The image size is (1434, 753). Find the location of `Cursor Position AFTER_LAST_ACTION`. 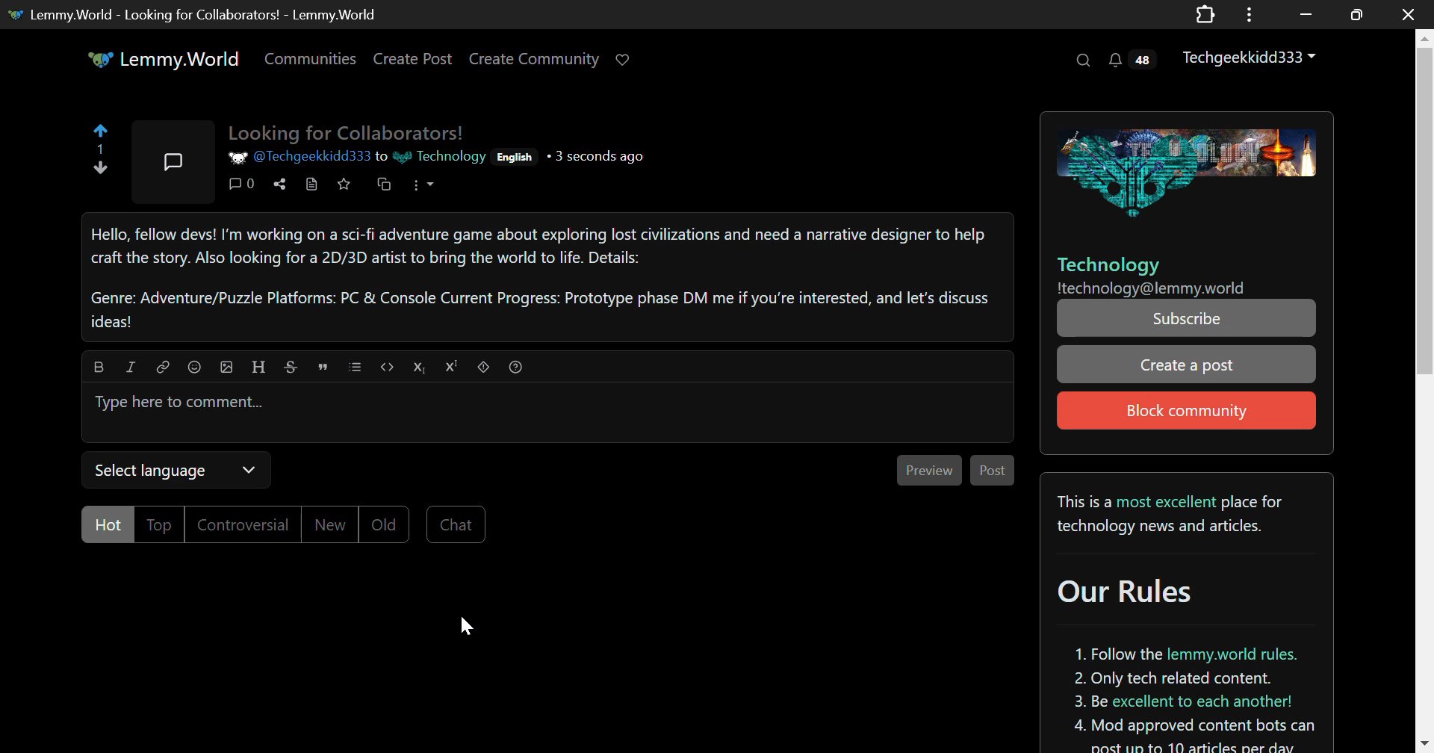

Cursor Position AFTER_LAST_ACTION is located at coordinates (465, 627).